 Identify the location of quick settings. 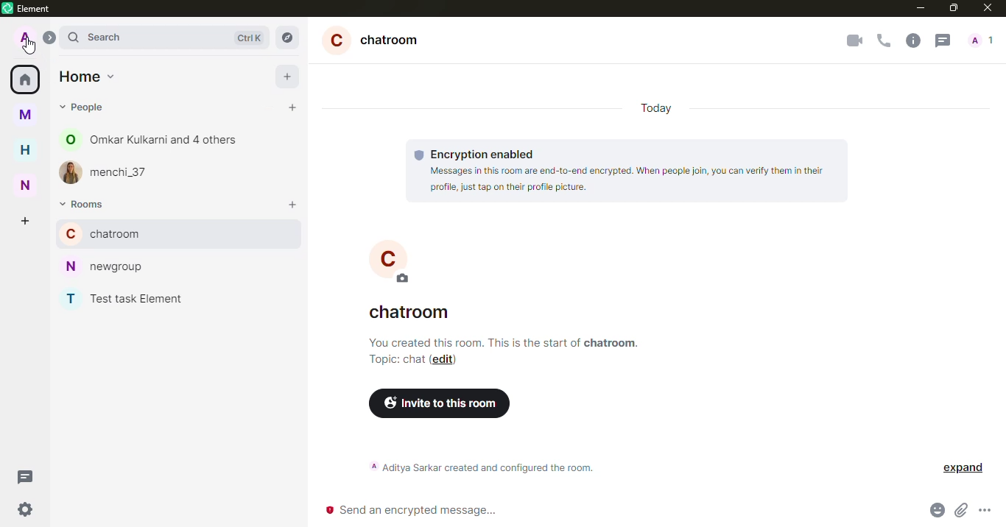
(23, 509).